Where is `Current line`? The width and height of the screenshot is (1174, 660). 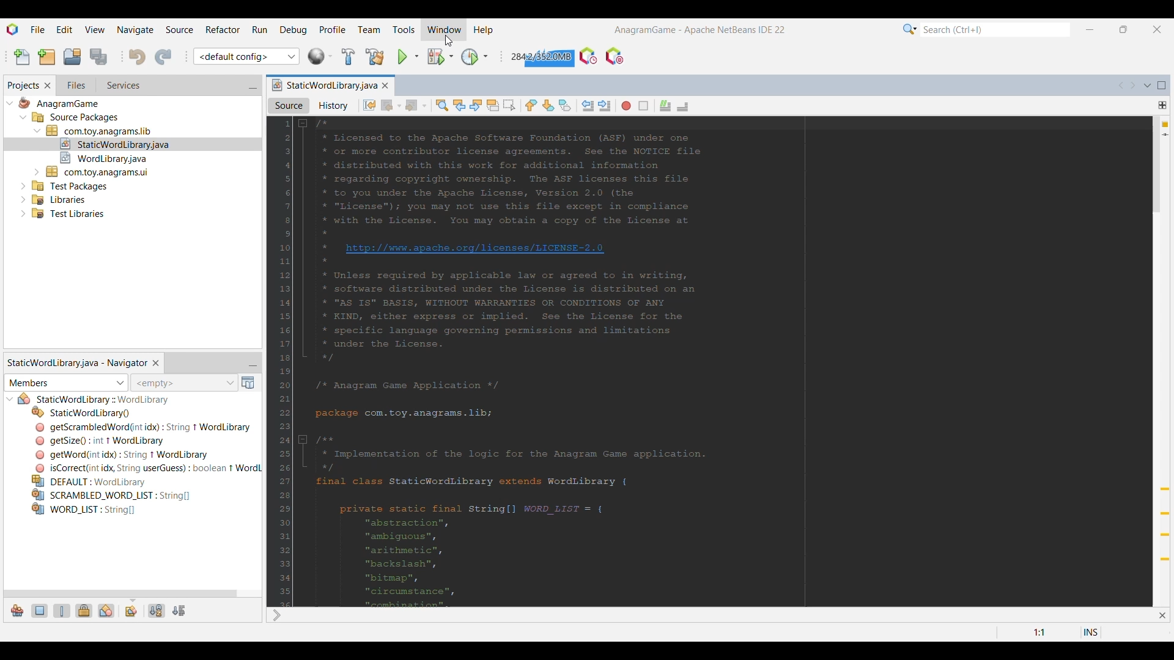
Current line is located at coordinates (1165, 134).